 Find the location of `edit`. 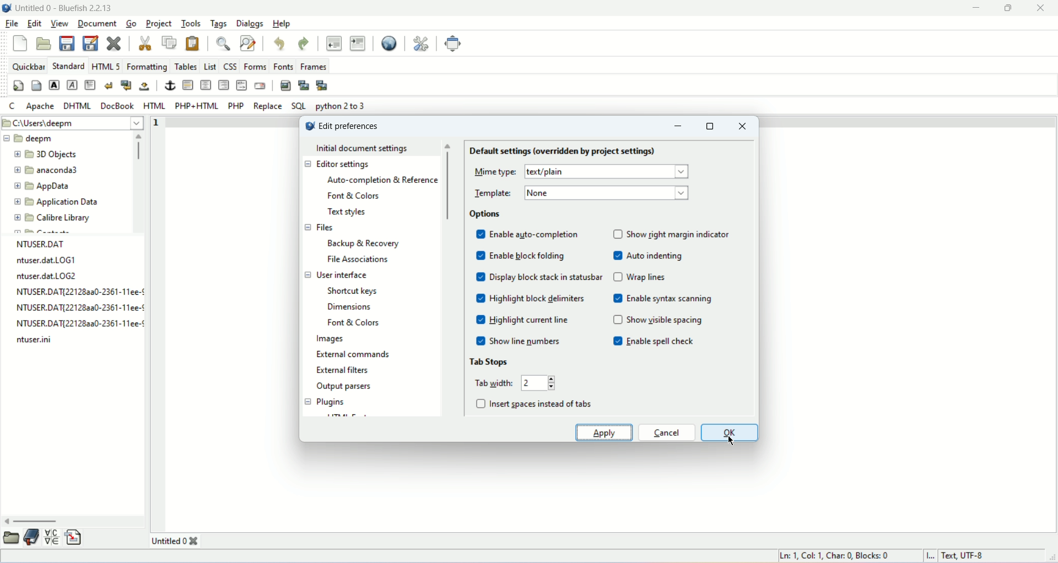

edit is located at coordinates (35, 24).